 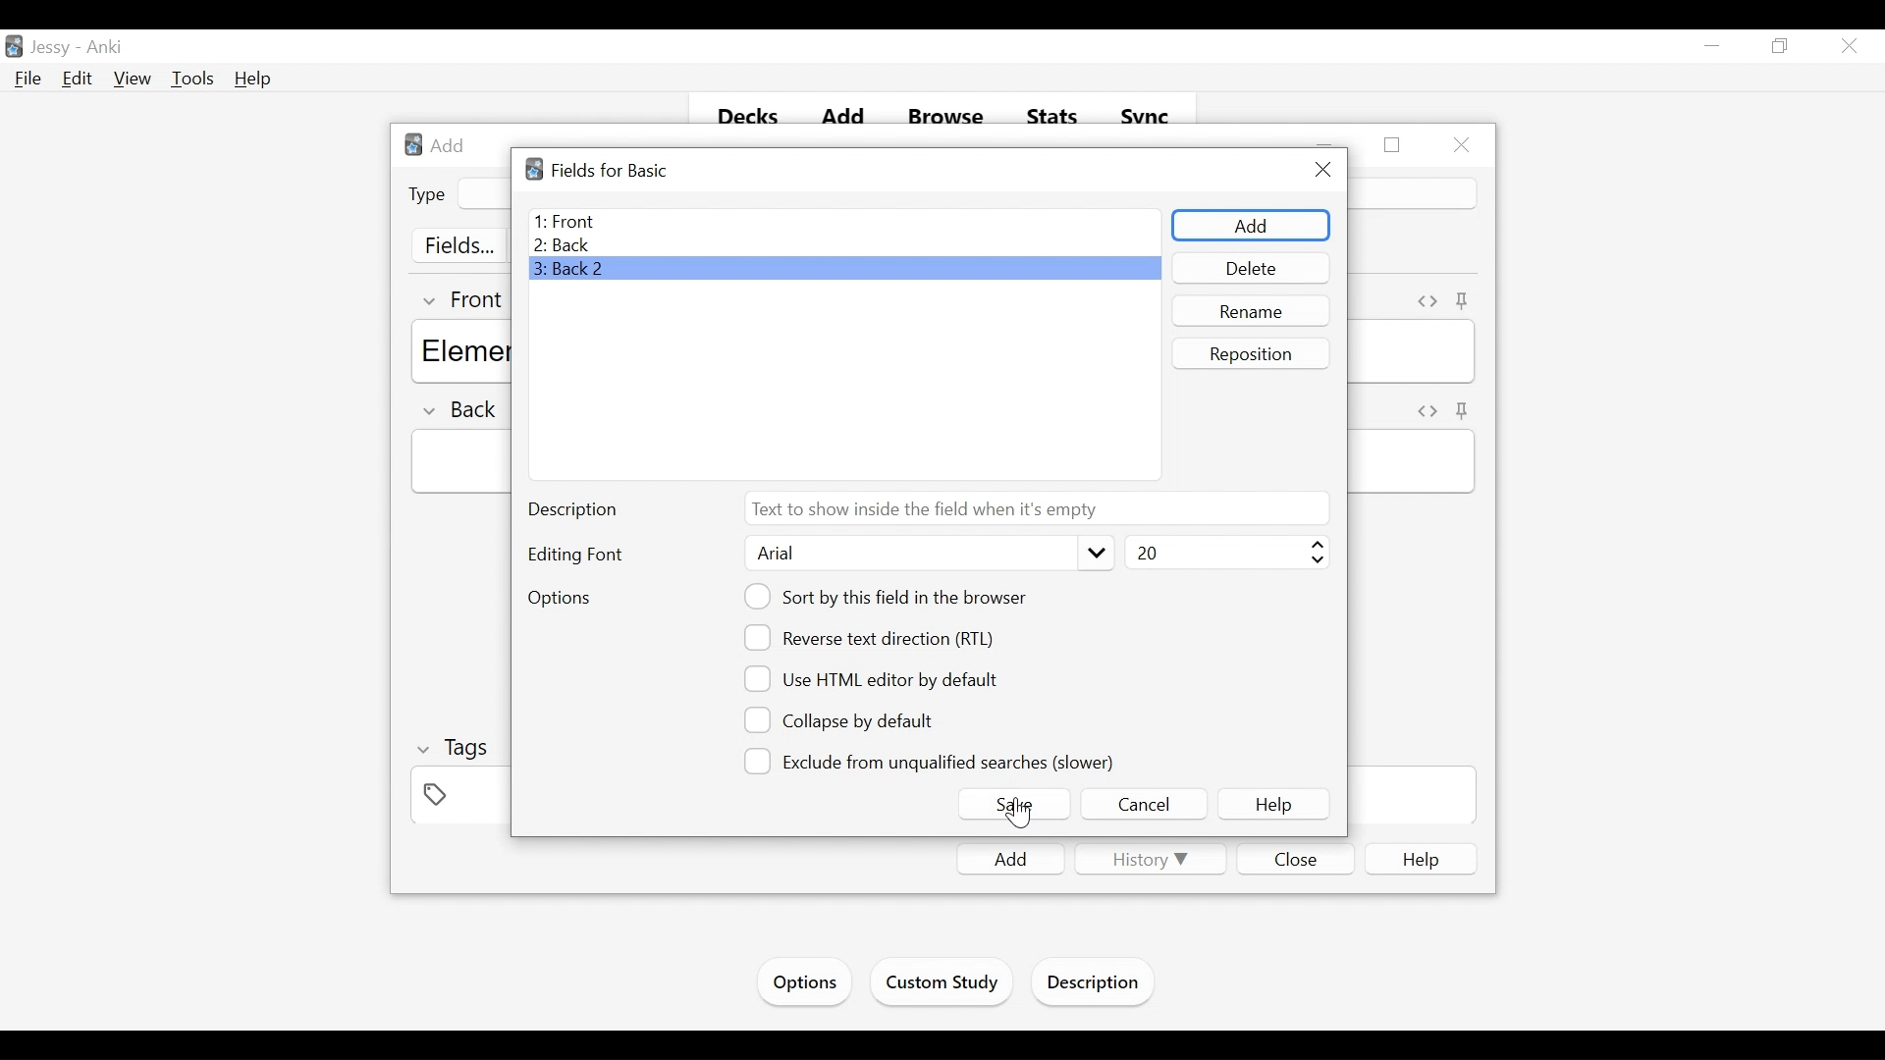 I want to click on Restore, so click(x=1778, y=47).